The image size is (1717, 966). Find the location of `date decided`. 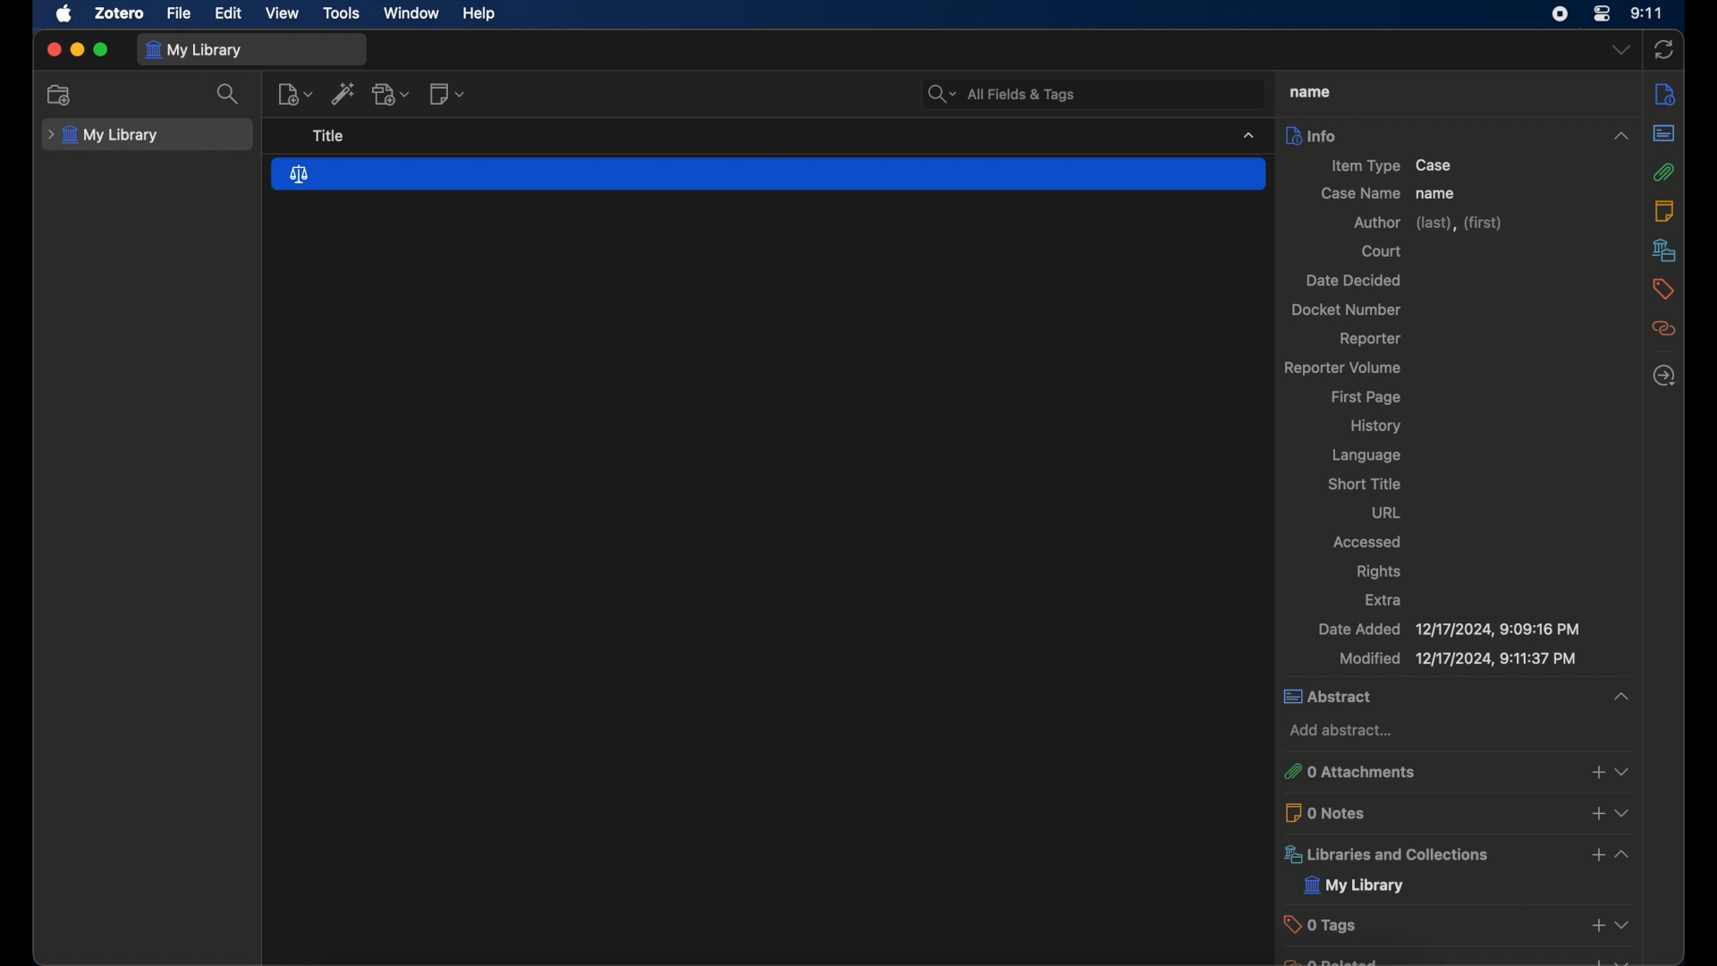

date decided is located at coordinates (1357, 281).